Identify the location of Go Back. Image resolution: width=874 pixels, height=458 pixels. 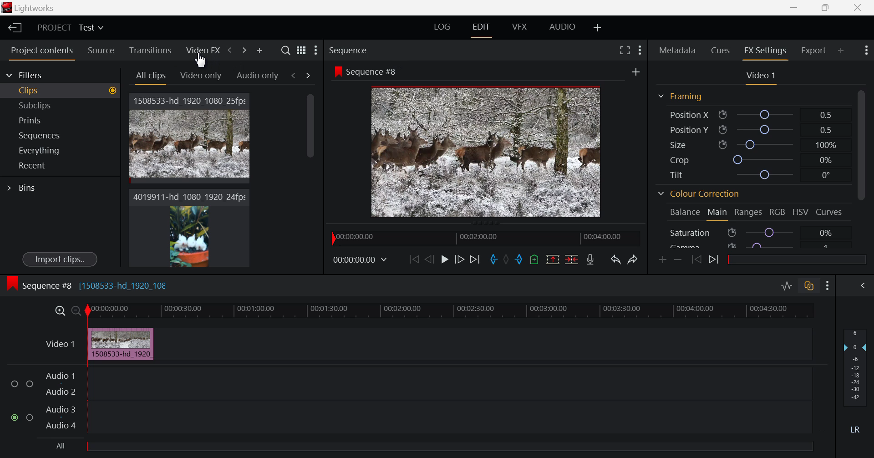
(429, 260).